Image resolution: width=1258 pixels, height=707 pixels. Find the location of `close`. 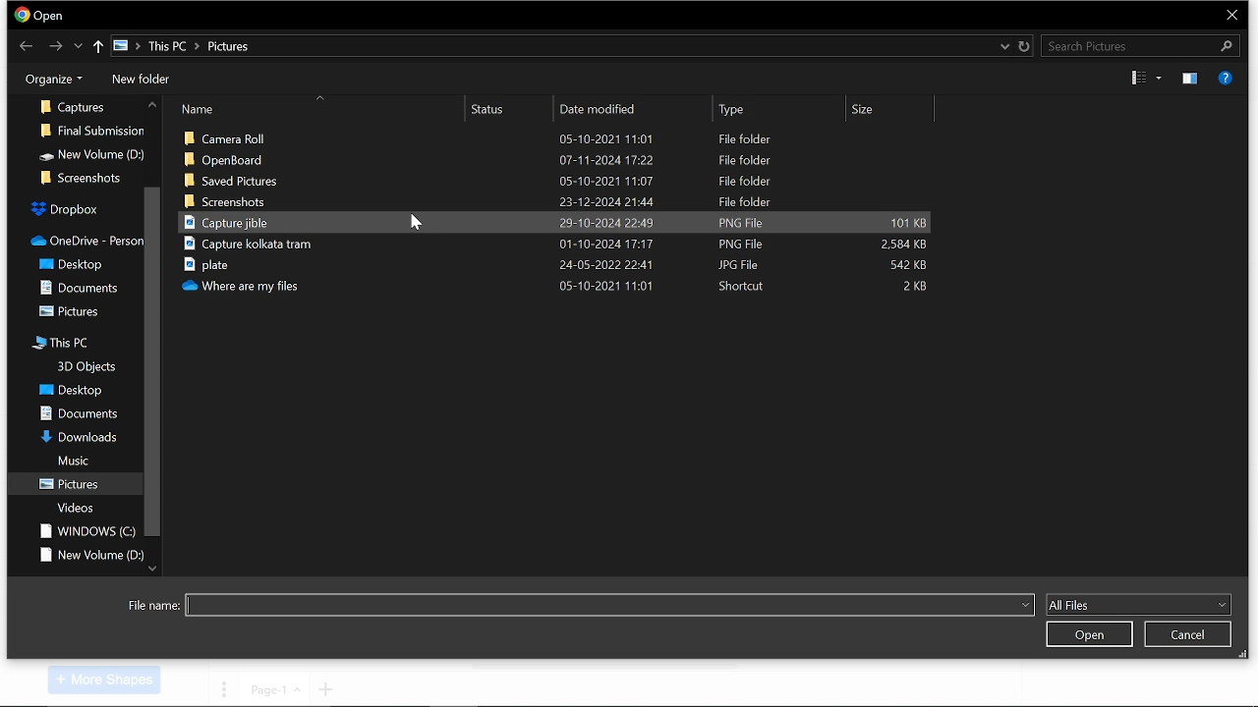

close is located at coordinates (1232, 15).